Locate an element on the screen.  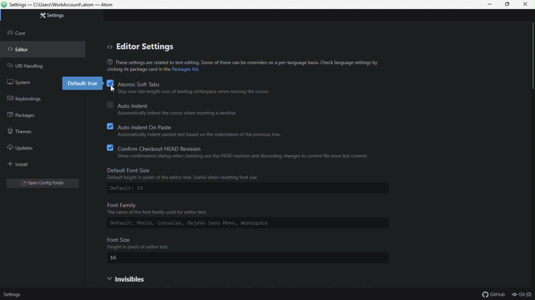
Auto indent on paste is located at coordinates (210, 126).